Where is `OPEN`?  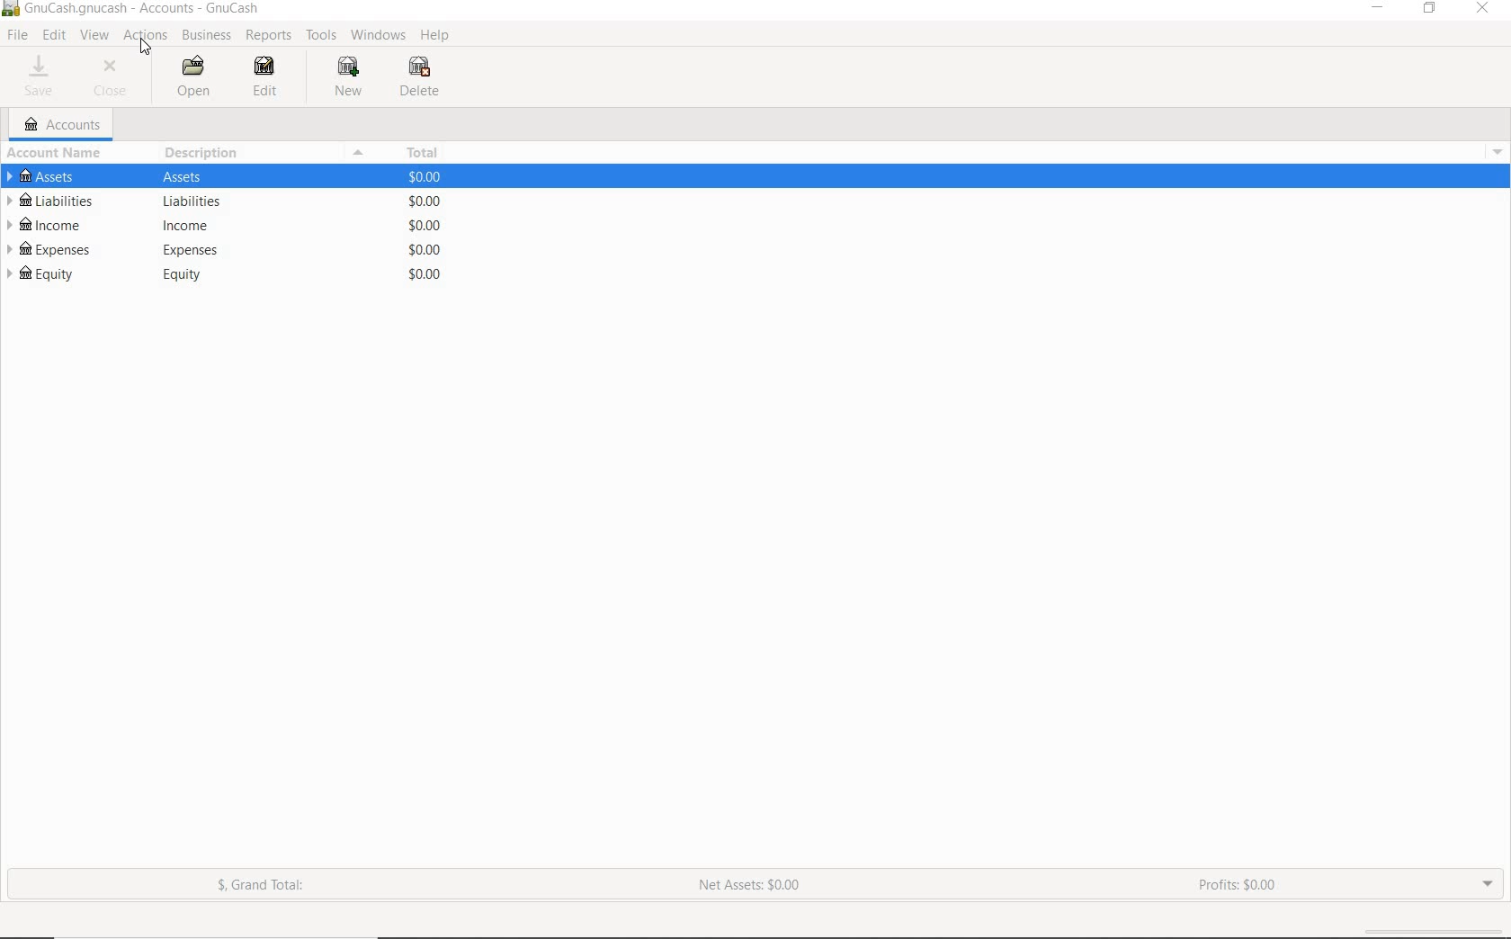 OPEN is located at coordinates (197, 79).